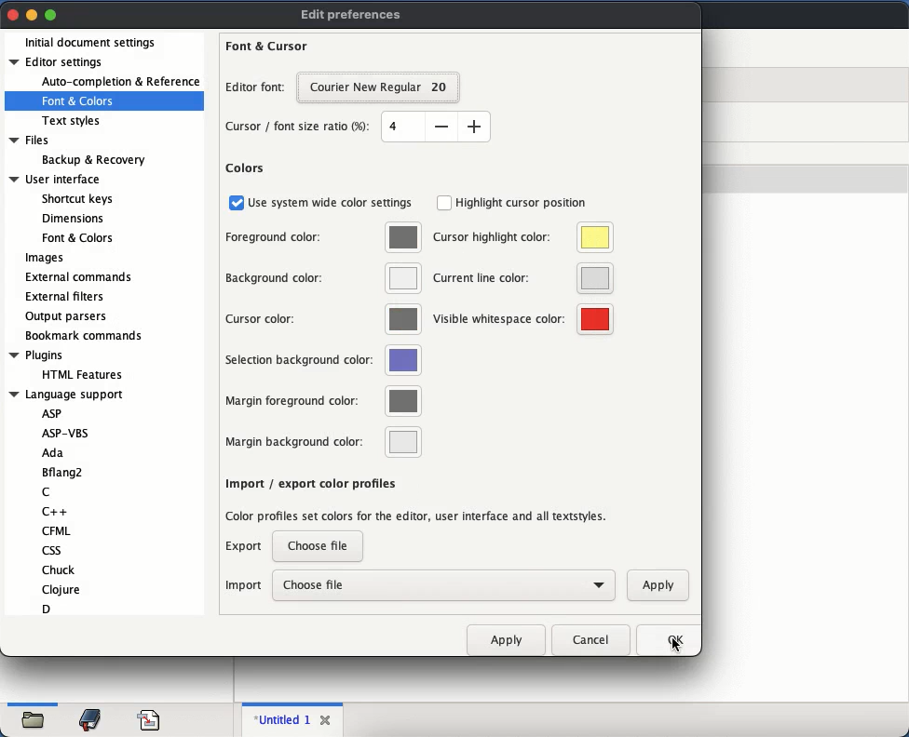 This screenshot has height=737, width=909. I want to click on ASP-VBS, so click(66, 431).